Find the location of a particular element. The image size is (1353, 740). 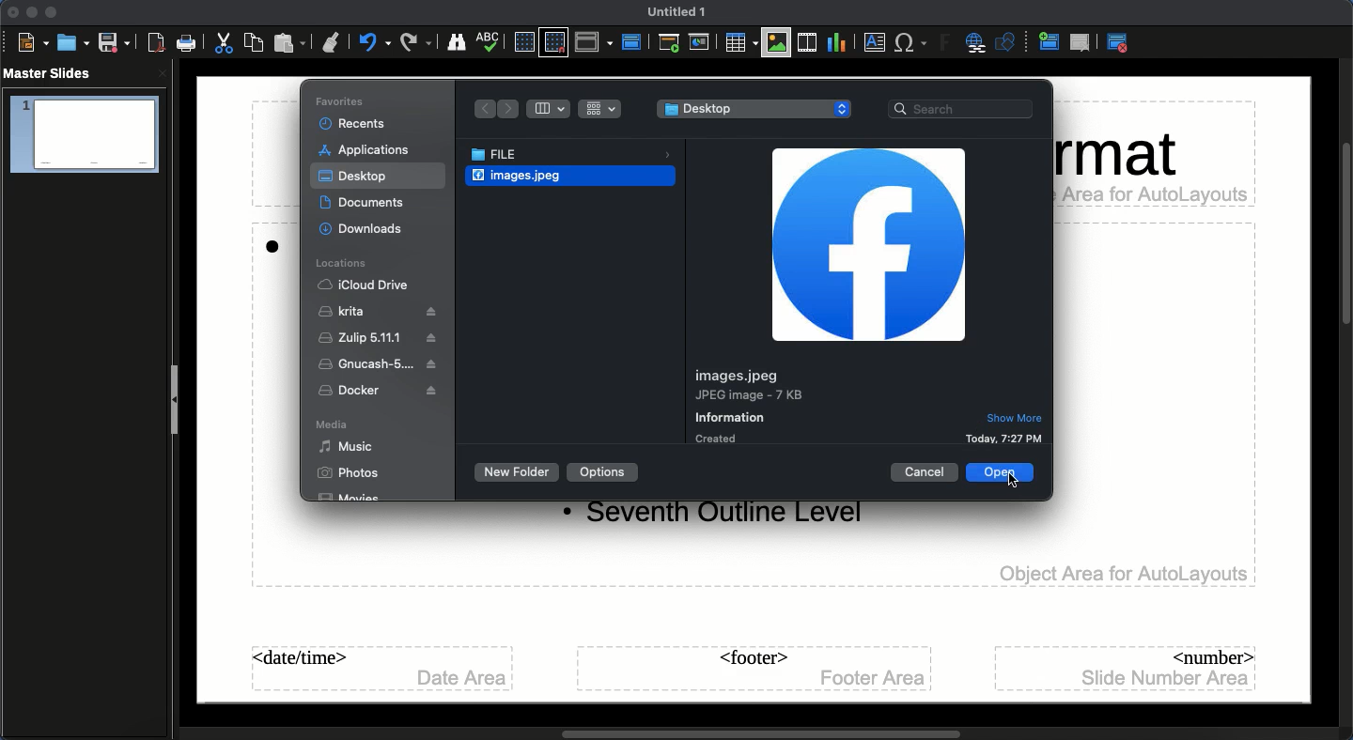

Cancel is located at coordinates (925, 471).